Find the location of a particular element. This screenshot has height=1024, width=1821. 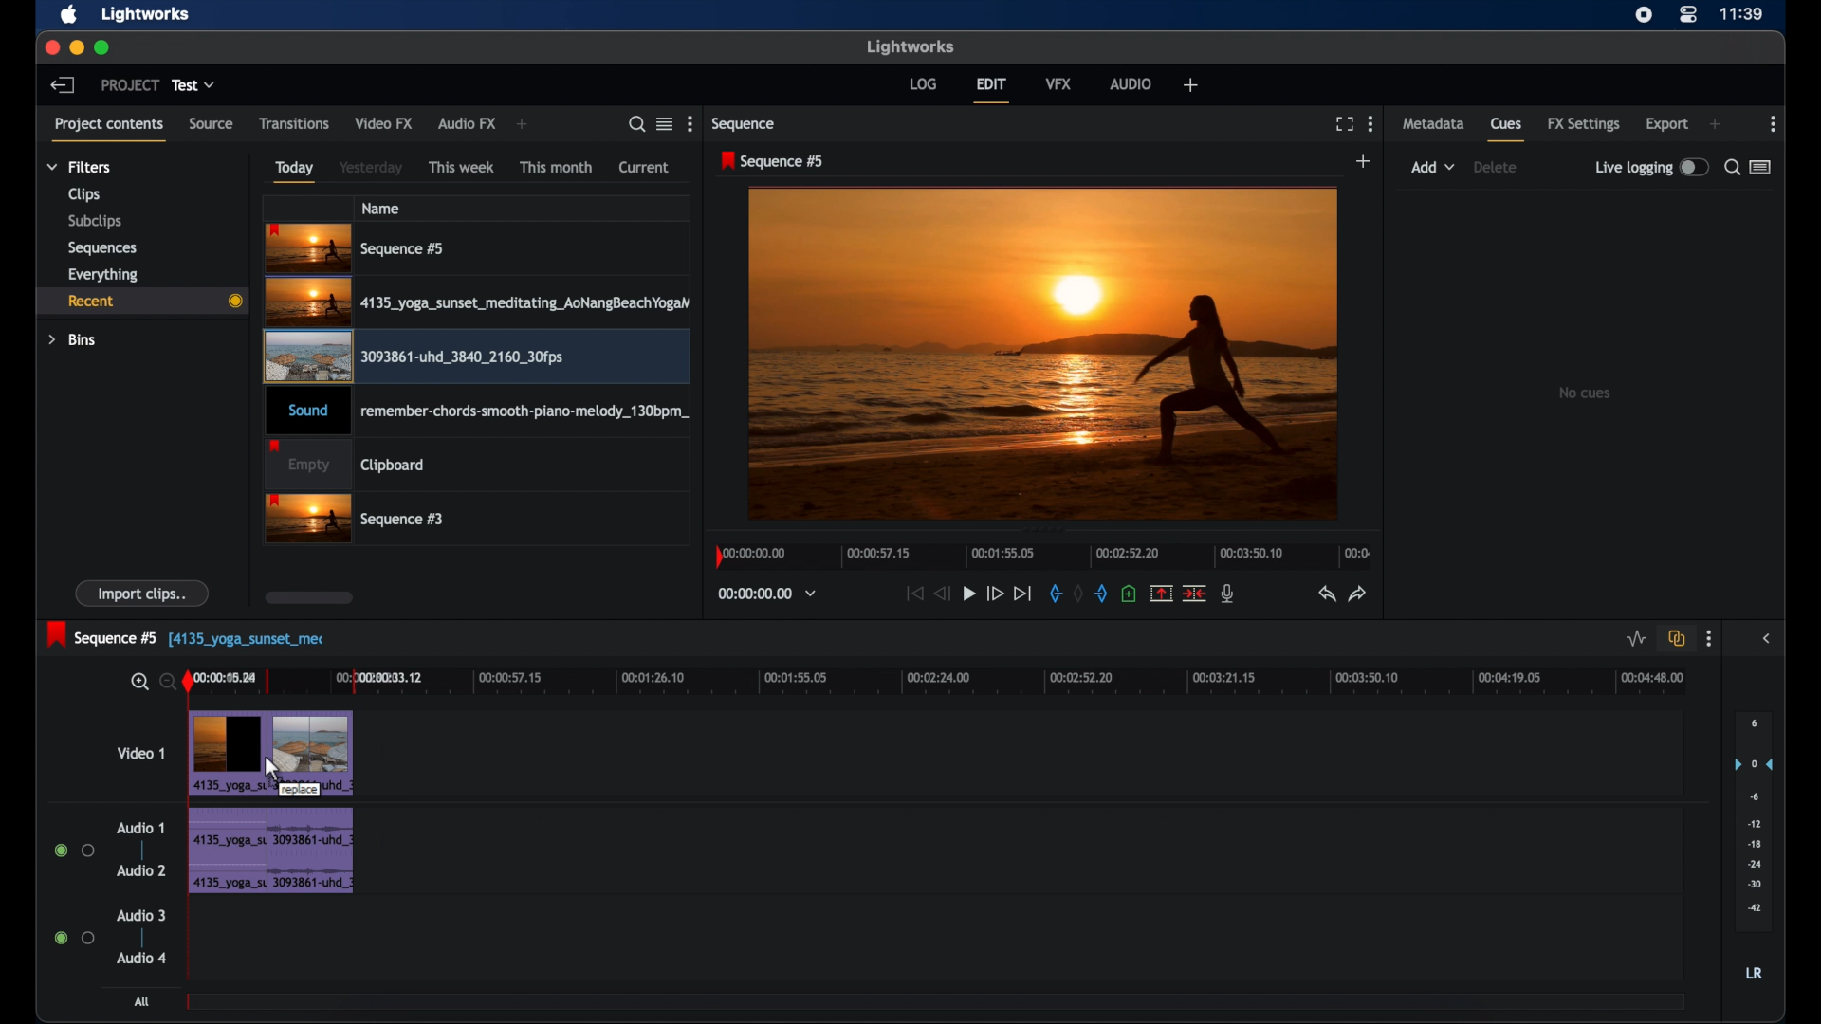

timeline scale is located at coordinates (948, 683).